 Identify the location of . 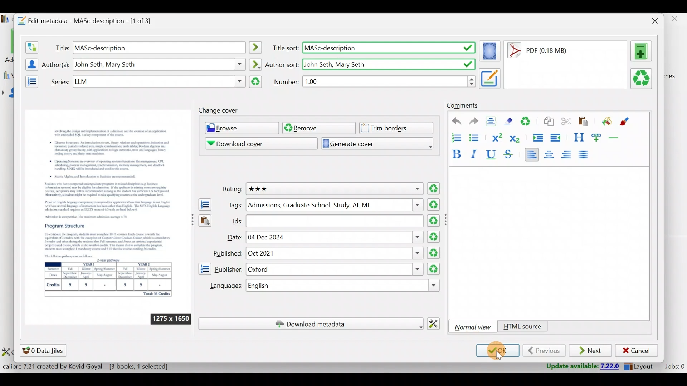
(335, 205).